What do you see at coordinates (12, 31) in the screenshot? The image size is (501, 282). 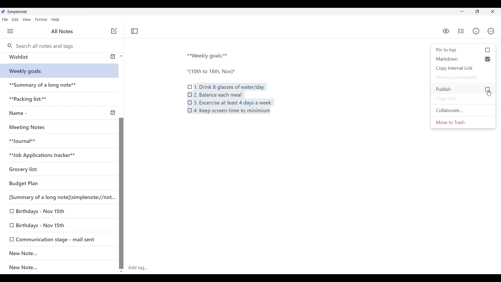 I see `Menu • ctrl + shift + u` at bounding box center [12, 31].